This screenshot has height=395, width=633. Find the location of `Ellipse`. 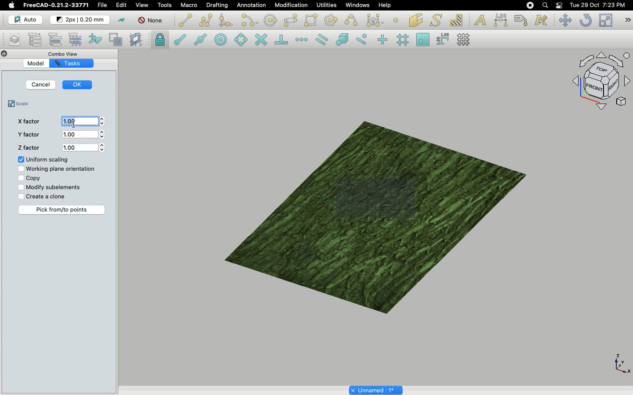

Ellipse is located at coordinates (290, 20).